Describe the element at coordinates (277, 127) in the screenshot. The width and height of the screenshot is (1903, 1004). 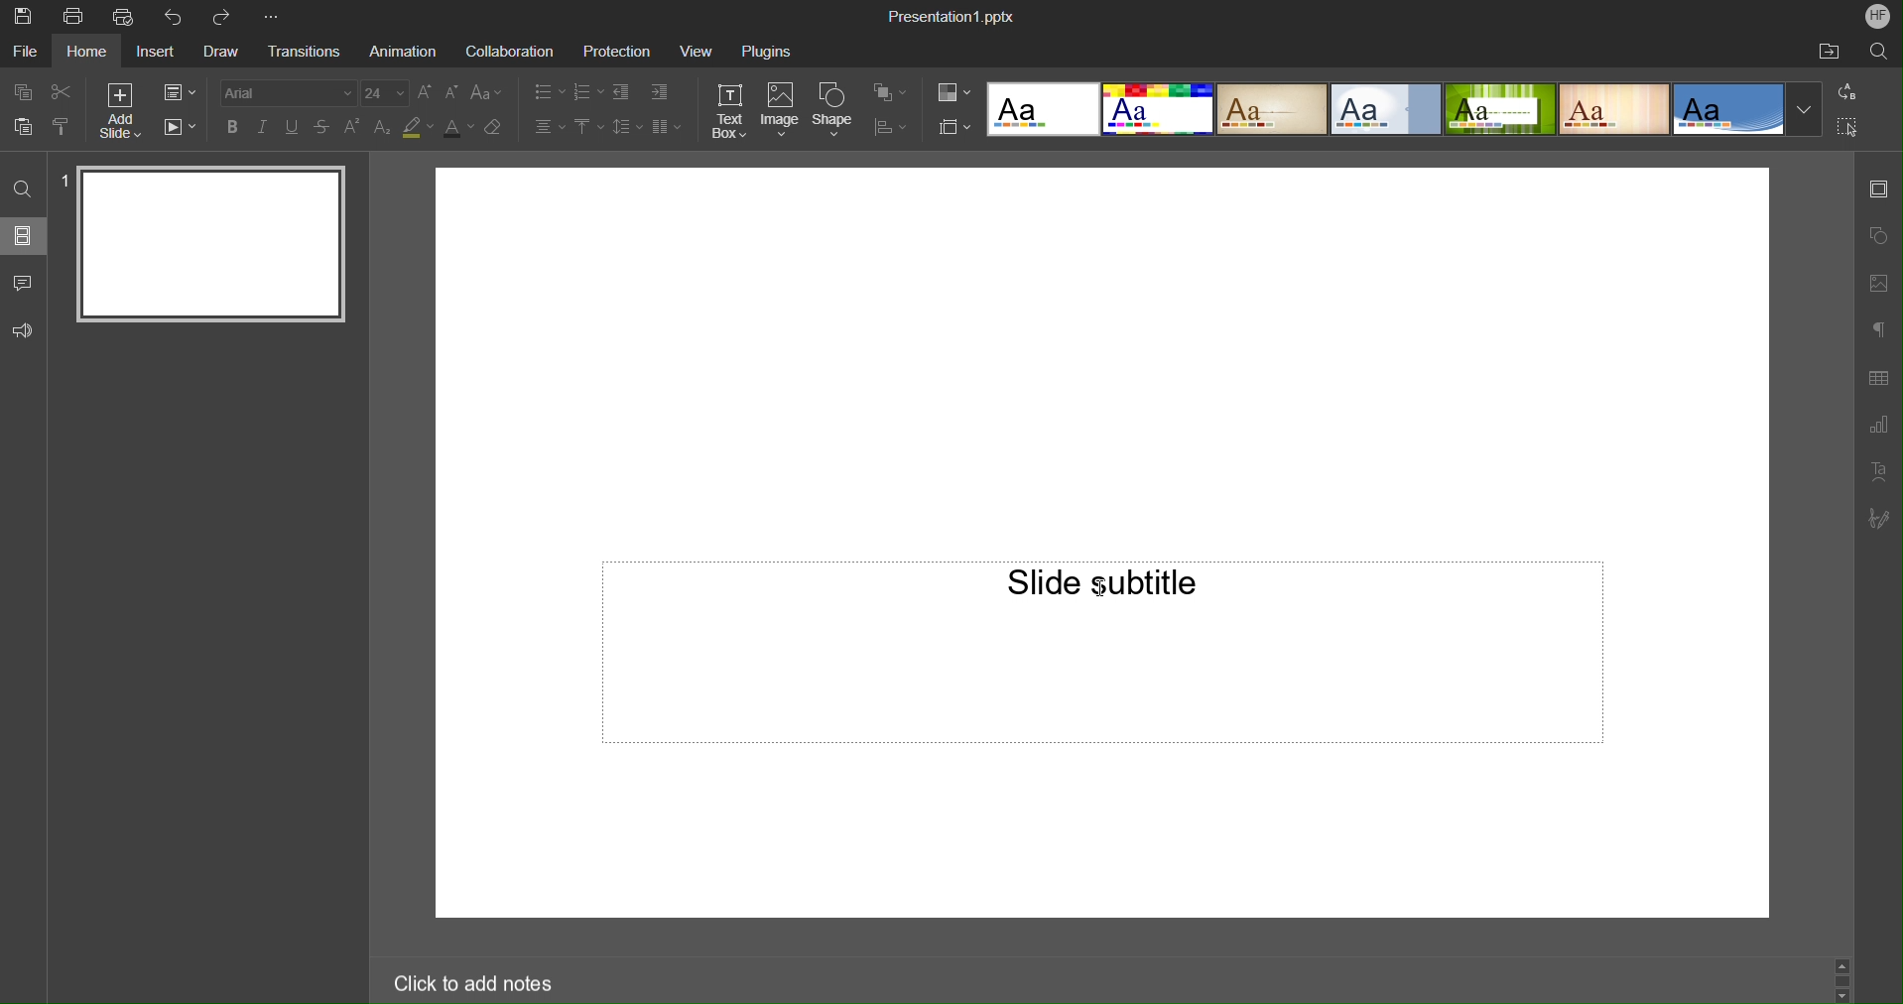
I see `Text Effects` at that location.